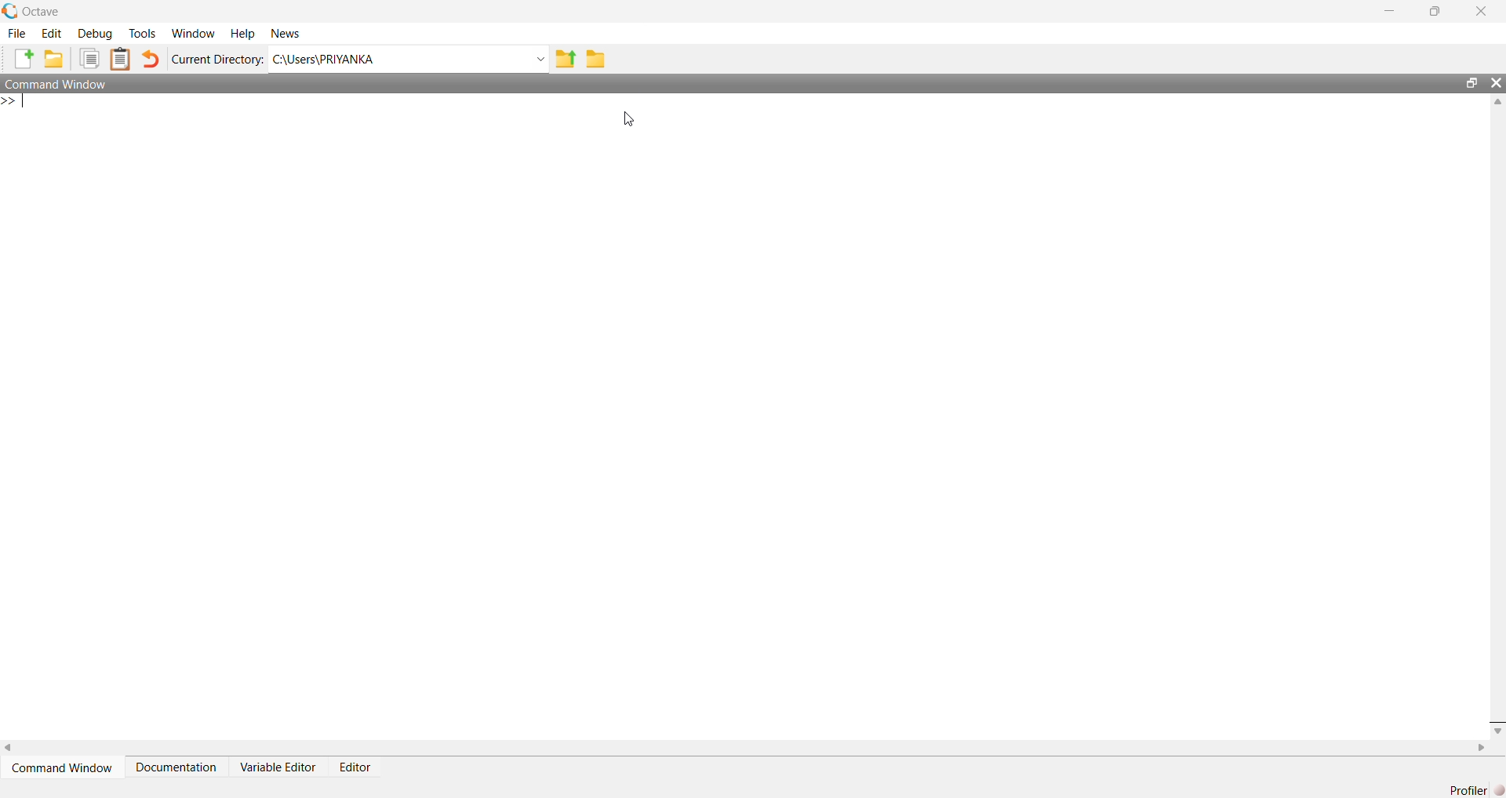  What do you see at coordinates (1474, 83) in the screenshot?
I see `Maximize` at bounding box center [1474, 83].